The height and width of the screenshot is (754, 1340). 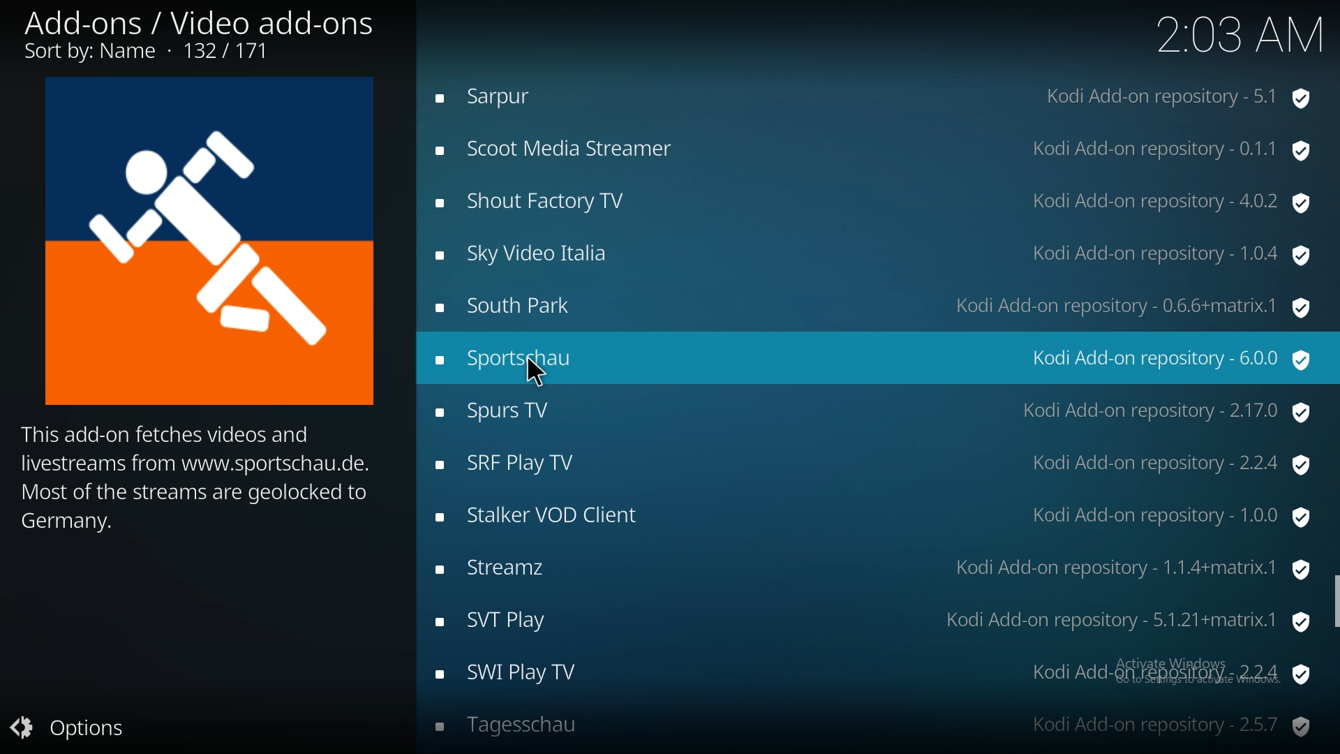 I want to click on icon, so click(x=207, y=241).